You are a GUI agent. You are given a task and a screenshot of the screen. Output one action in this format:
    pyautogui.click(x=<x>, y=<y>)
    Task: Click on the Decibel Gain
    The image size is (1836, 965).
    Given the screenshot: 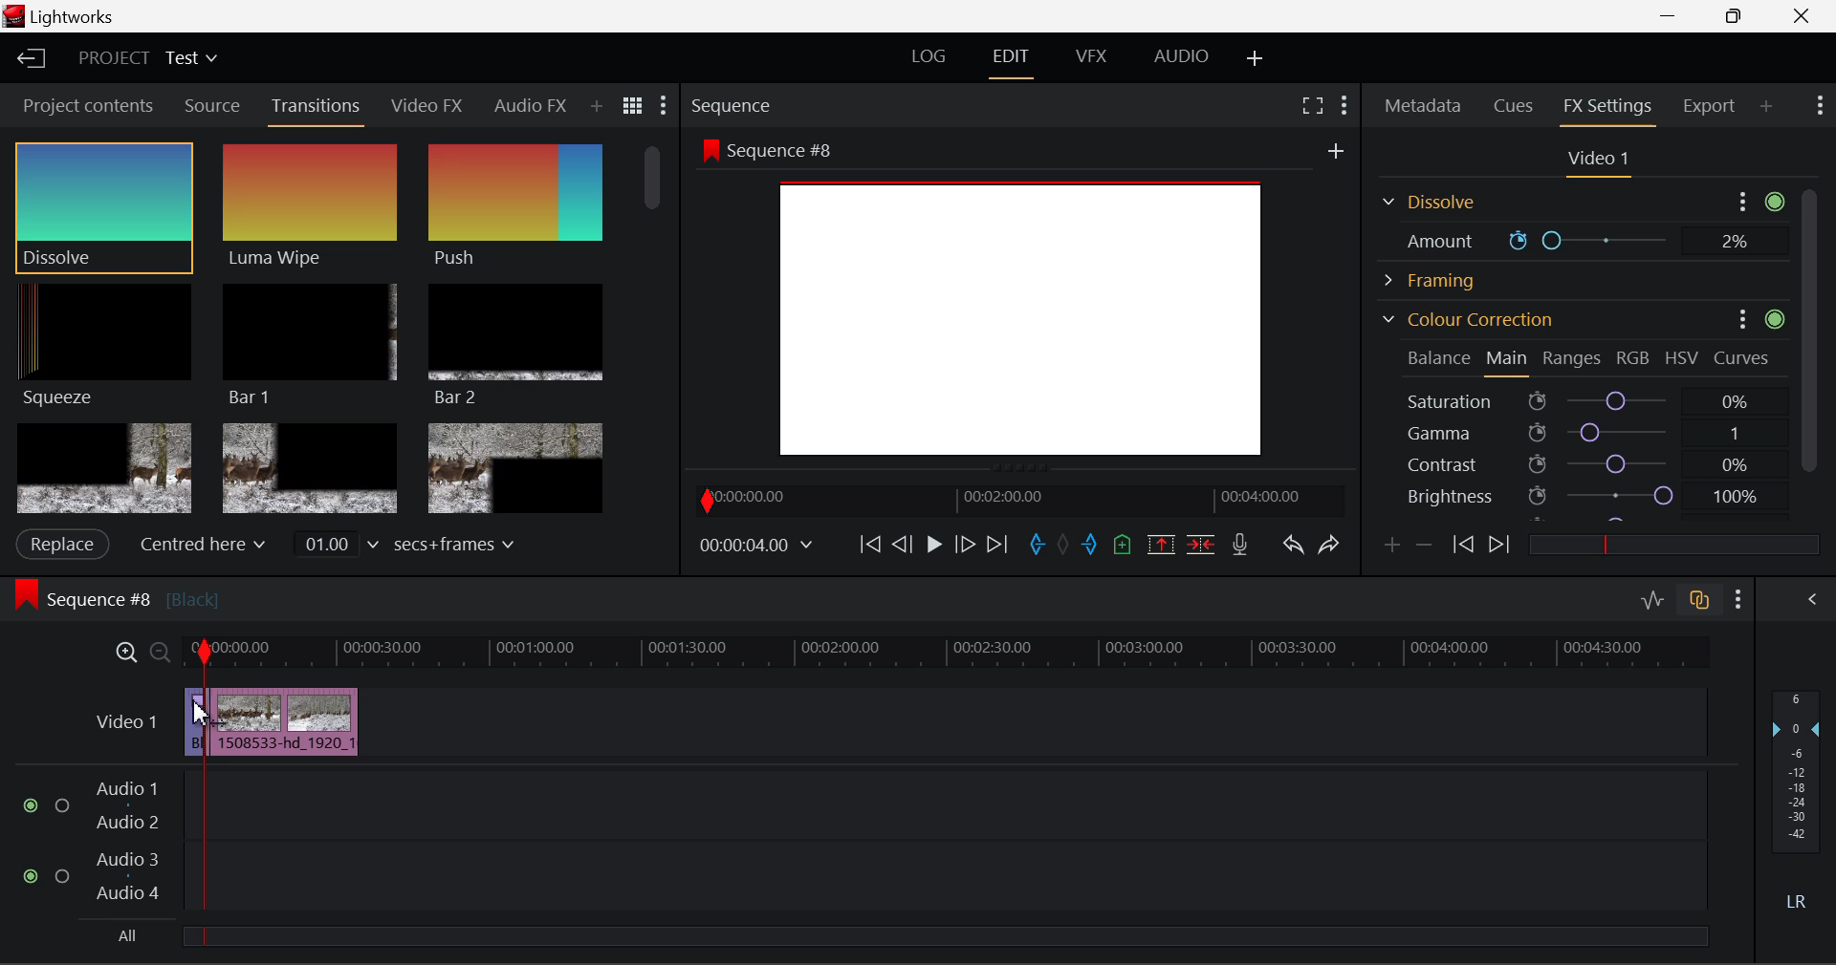 What is the action you would take?
    pyautogui.click(x=1795, y=804)
    